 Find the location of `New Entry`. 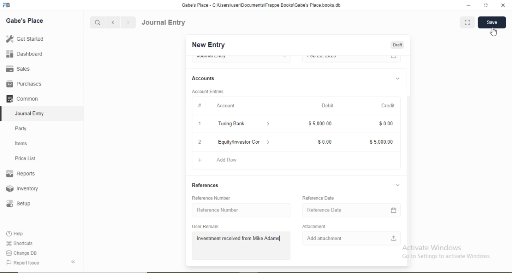

New Entry is located at coordinates (208, 45).